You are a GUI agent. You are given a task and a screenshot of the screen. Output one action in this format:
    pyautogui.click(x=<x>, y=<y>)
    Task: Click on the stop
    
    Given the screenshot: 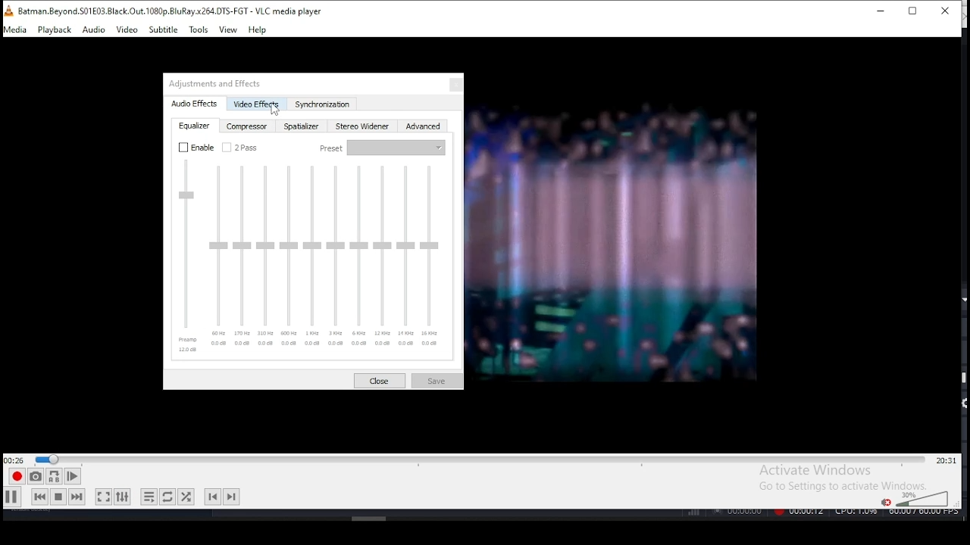 What is the action you would take?
    pyautogui.click(x=58, y=497)
    